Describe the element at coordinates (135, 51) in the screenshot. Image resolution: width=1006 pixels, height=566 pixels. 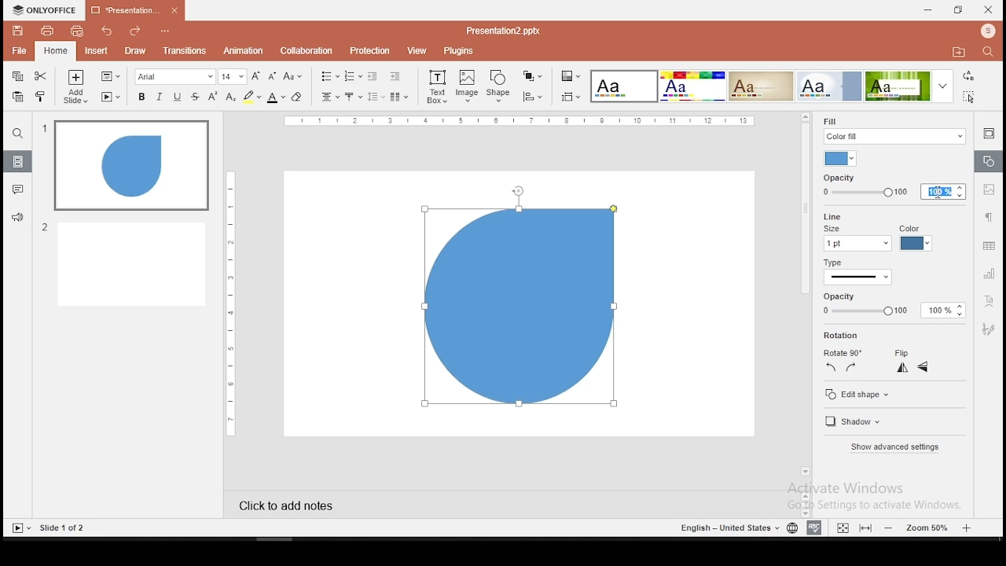
I see `draw` at that location.